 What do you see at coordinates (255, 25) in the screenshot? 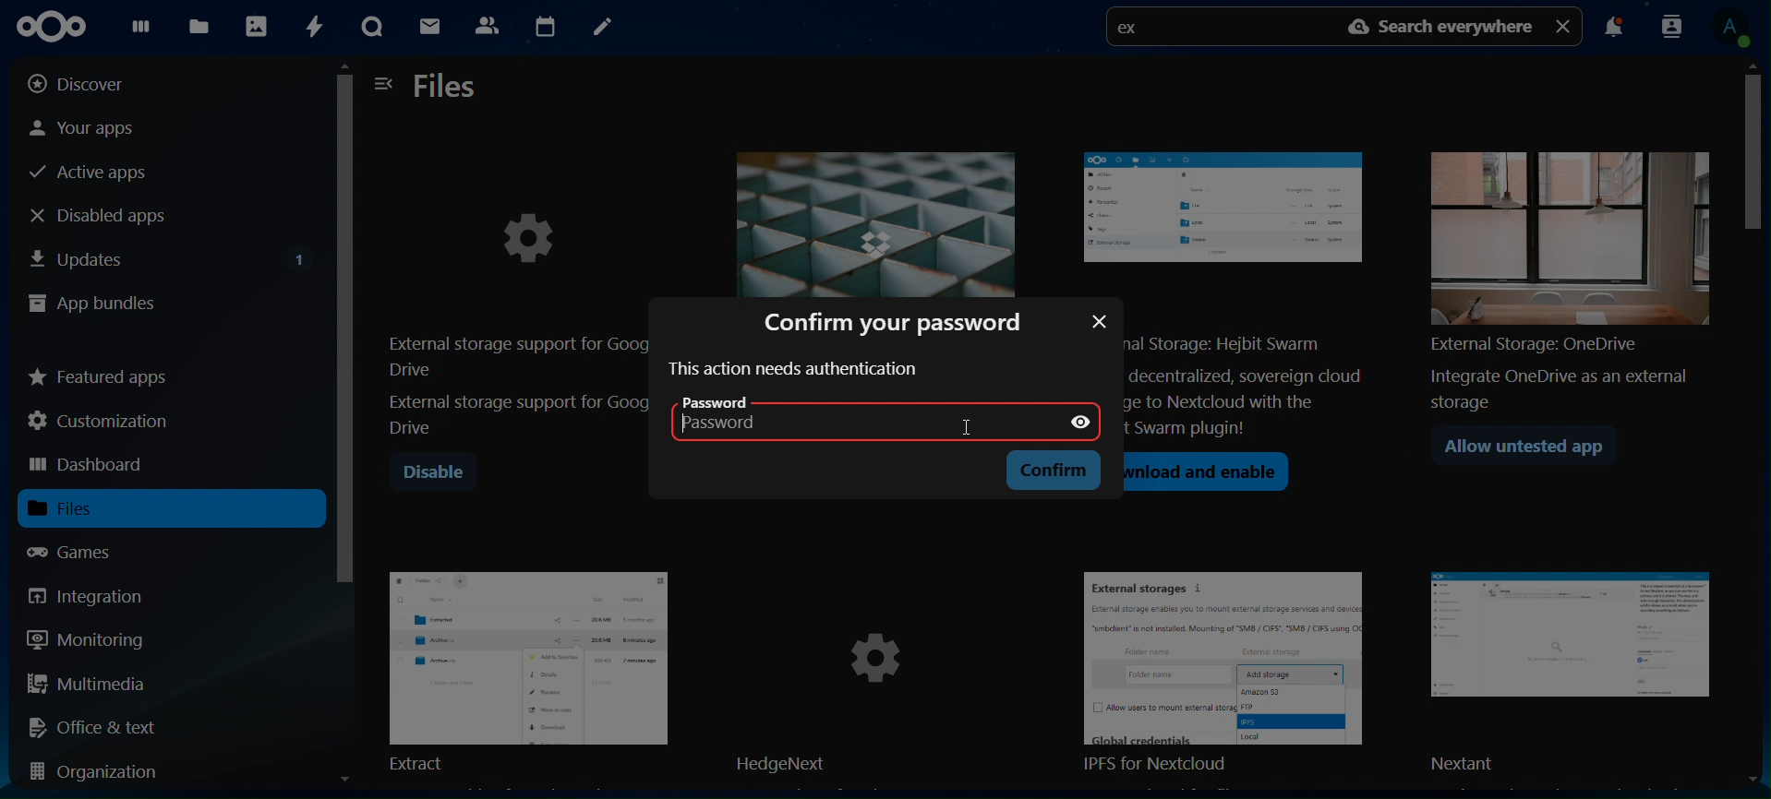
I see `photos` at bounding box center [255, 25].